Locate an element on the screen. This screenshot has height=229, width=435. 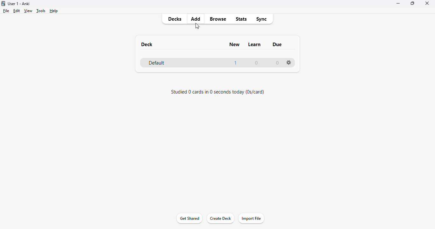
file is located at coordinates (6, 11).